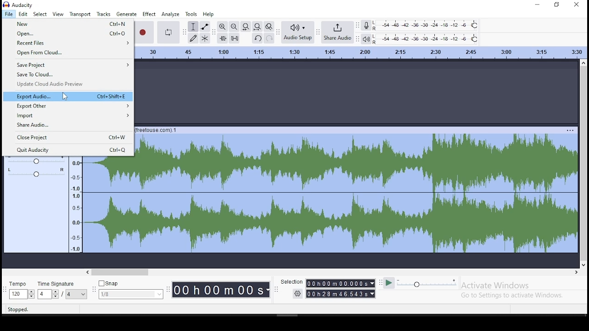 The image size is (589, 331). Describe the element at coordinates (234, 27) in the screenshot. I see `zoom out` at that location.